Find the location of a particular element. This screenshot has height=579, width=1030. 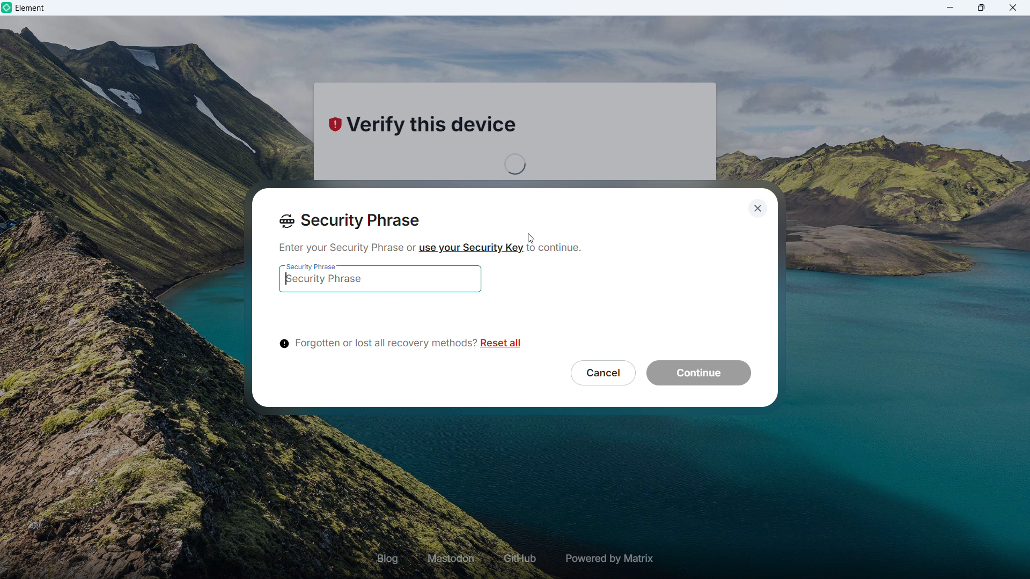

security phase is located at coordinates (311, 263).